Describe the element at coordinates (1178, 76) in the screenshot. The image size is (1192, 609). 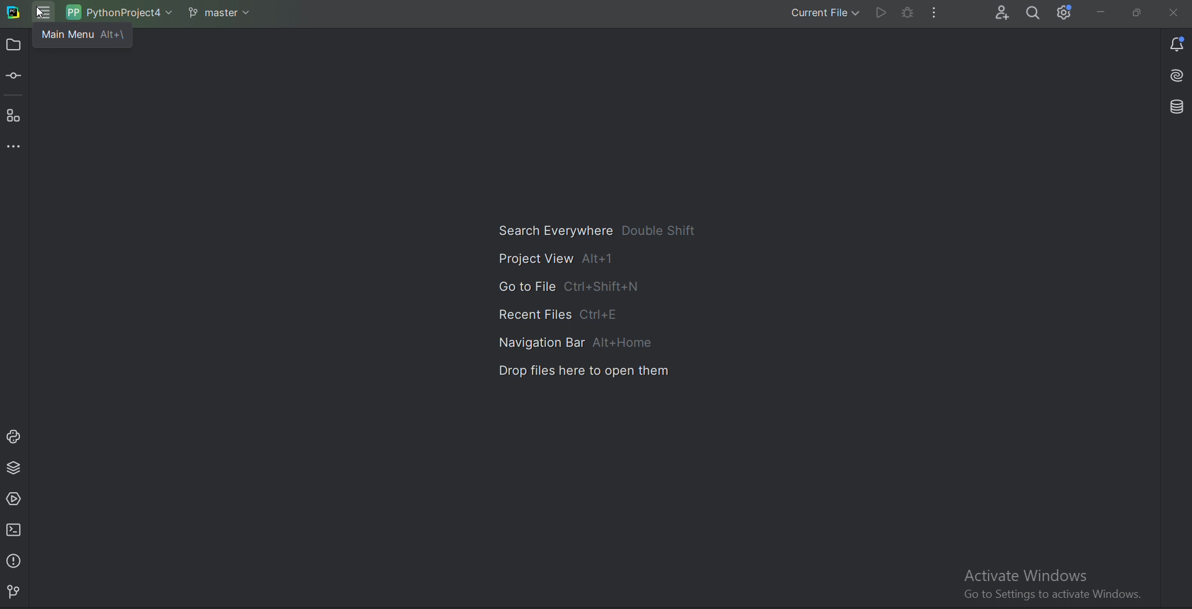
I see `Install AI assistant` at that location.